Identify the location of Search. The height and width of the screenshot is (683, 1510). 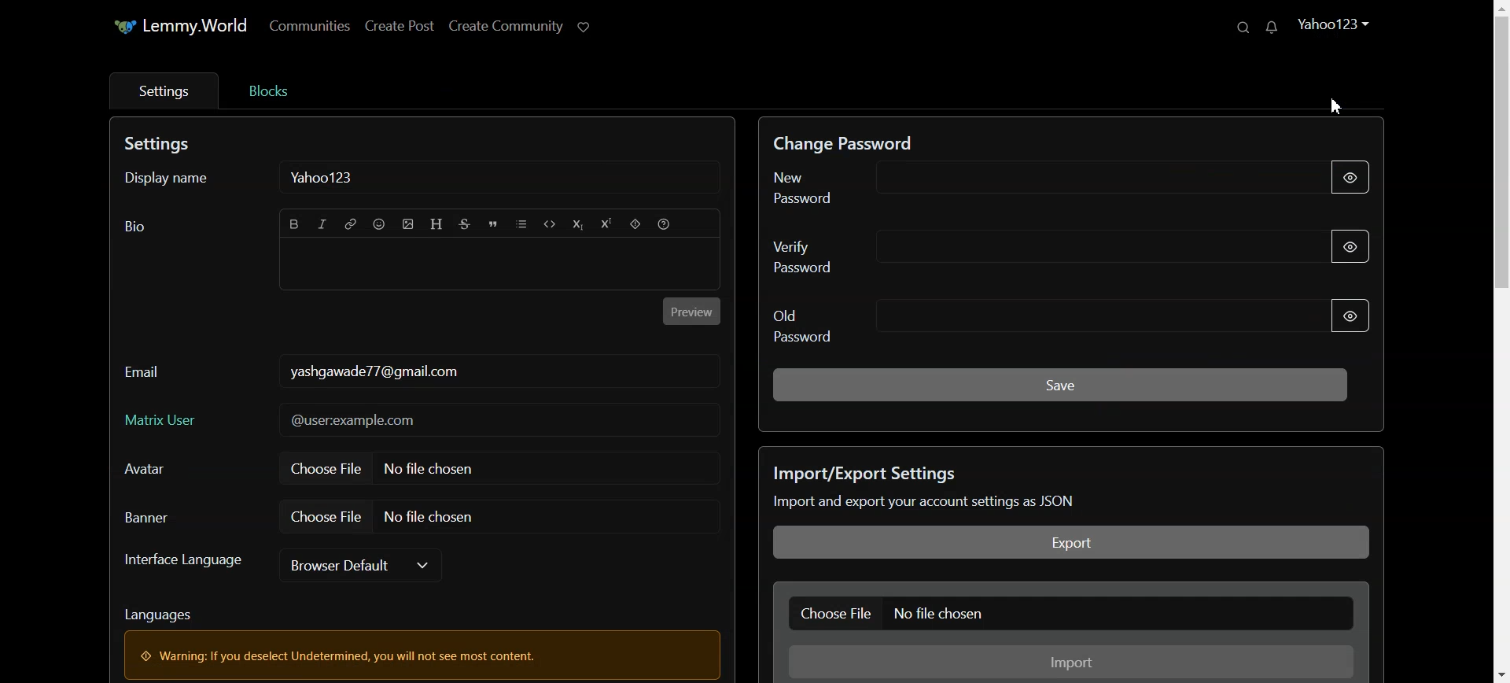
(1244, 28).